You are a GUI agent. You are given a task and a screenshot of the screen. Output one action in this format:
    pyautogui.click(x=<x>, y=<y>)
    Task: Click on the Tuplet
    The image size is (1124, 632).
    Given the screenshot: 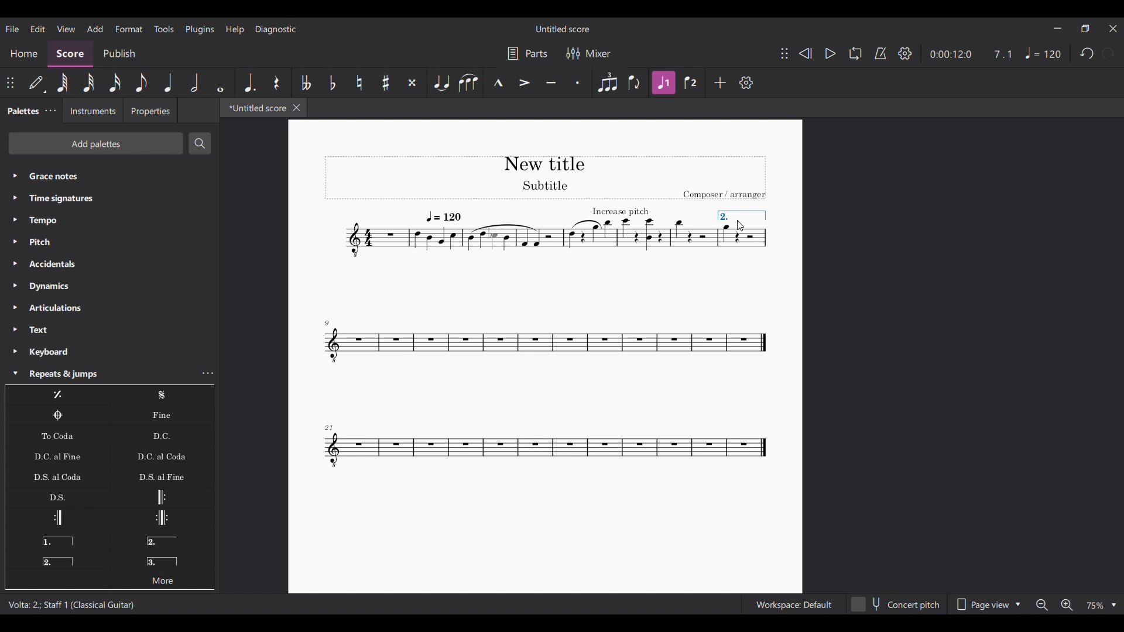 What is the action you would take?
    pyautogui.click(x=606, y=83)
    